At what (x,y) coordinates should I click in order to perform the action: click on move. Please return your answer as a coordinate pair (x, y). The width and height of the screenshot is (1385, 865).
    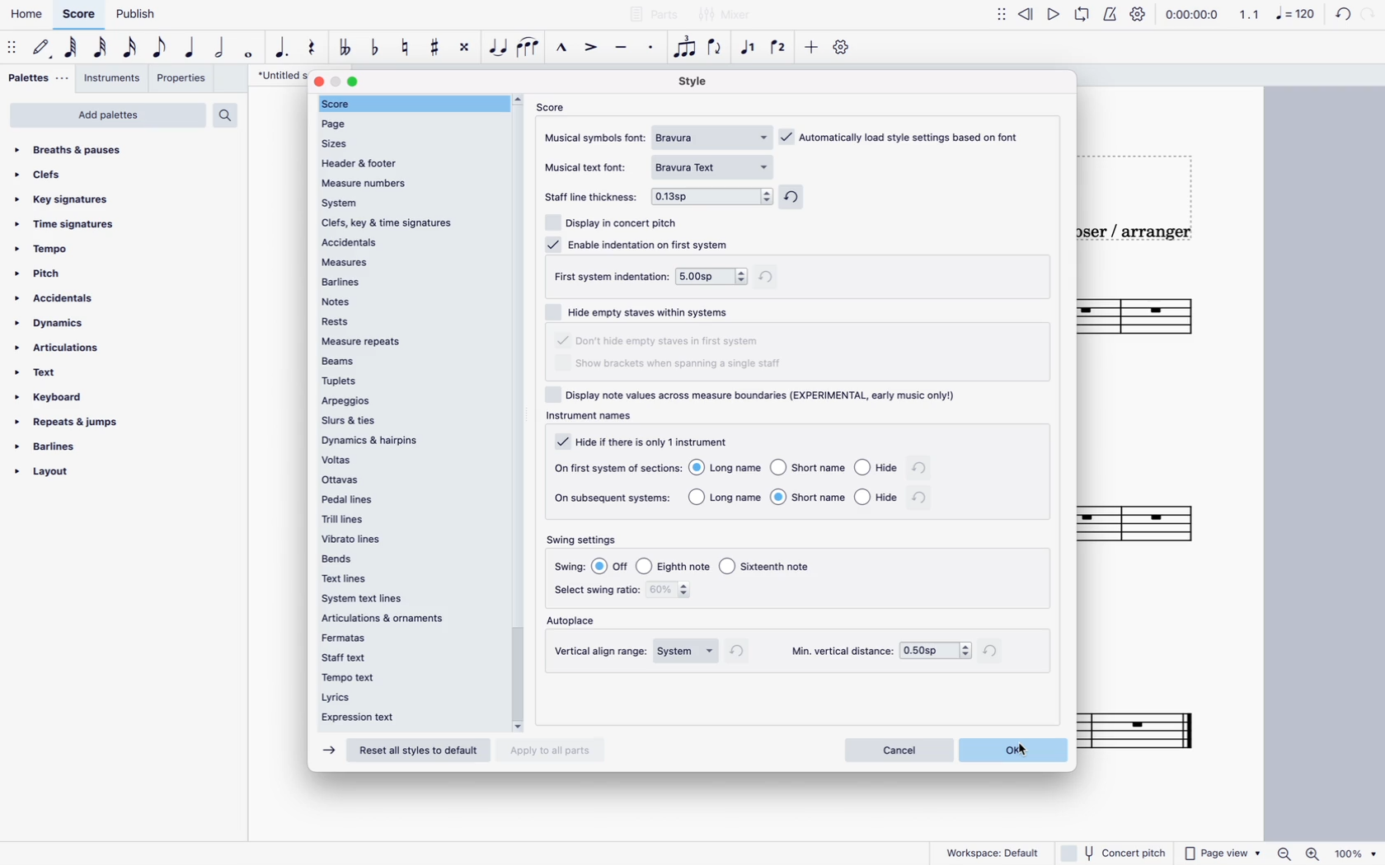
    Looking at the image, I should click on (12, 47).